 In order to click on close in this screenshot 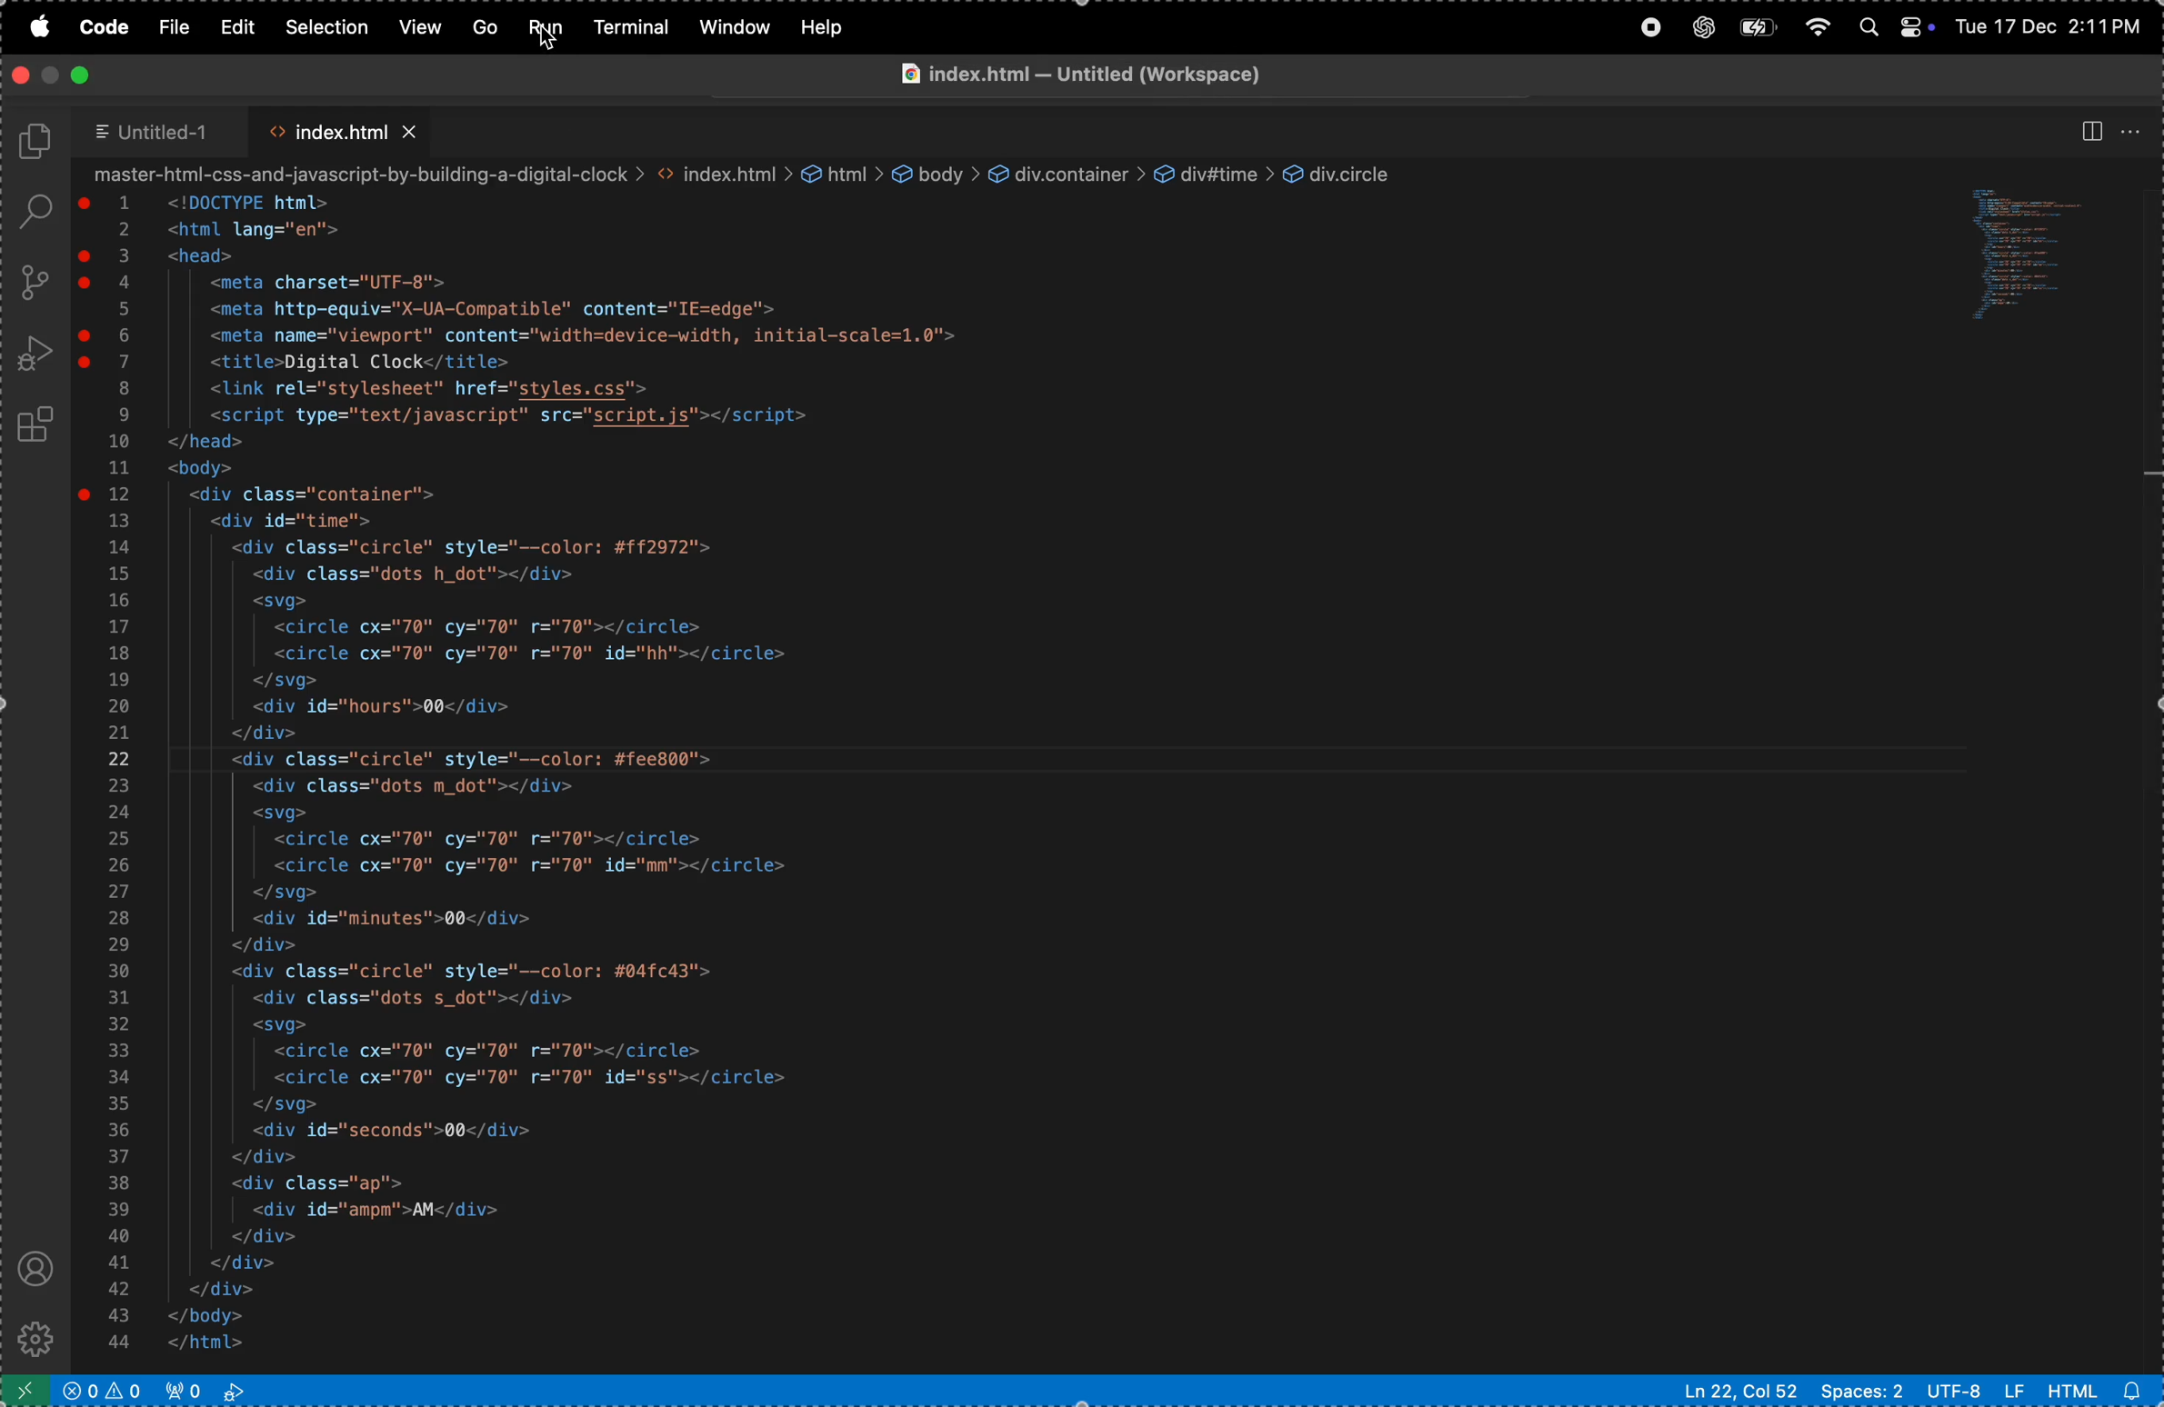, I will do `click(21, 74)`.